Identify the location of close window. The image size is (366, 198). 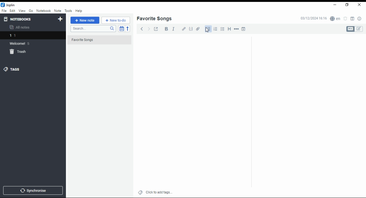
(360, 5).